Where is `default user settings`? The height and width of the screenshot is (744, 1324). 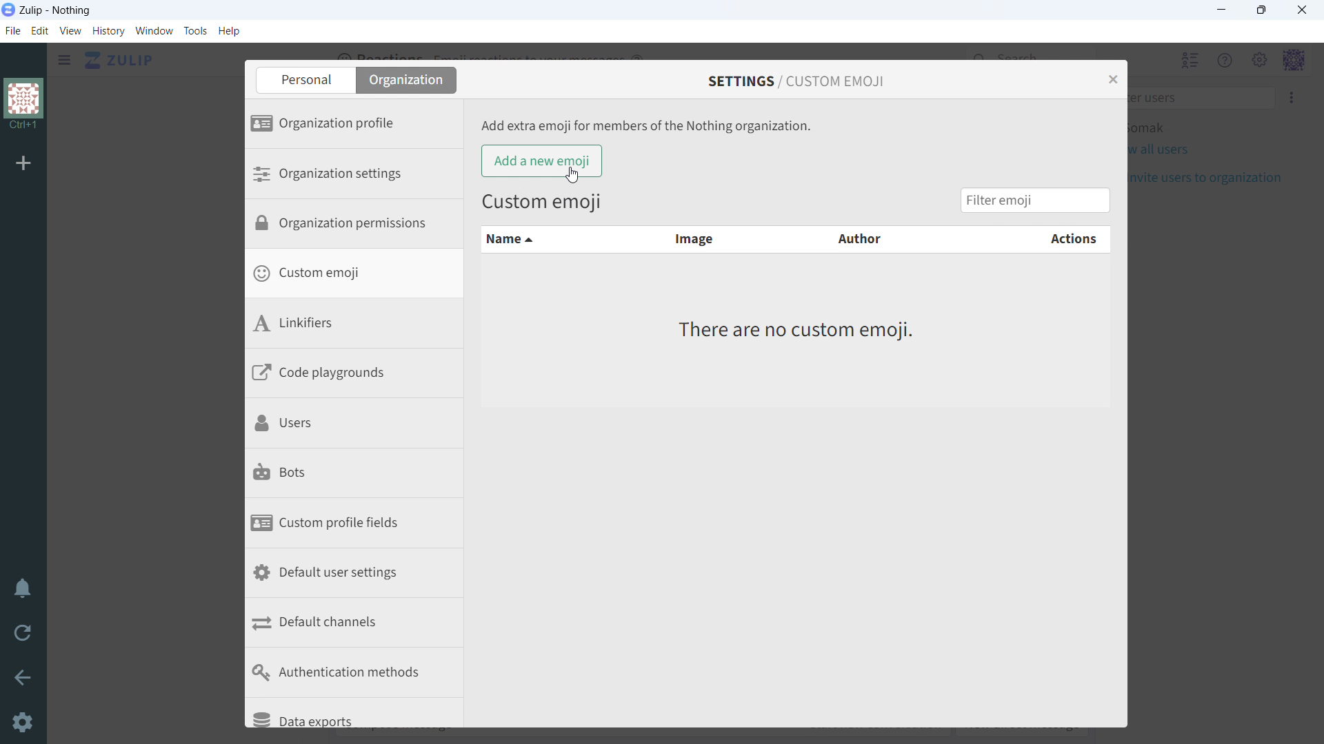
default user settings is located at coordinates (354, 575).